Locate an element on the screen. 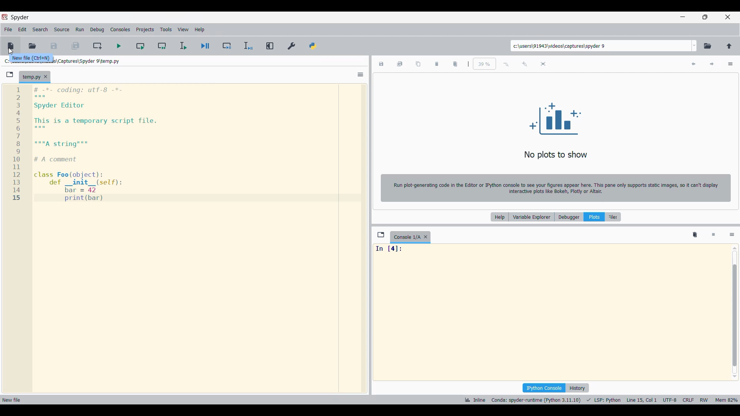  Browse tabs is located at coordinates (381, 235).